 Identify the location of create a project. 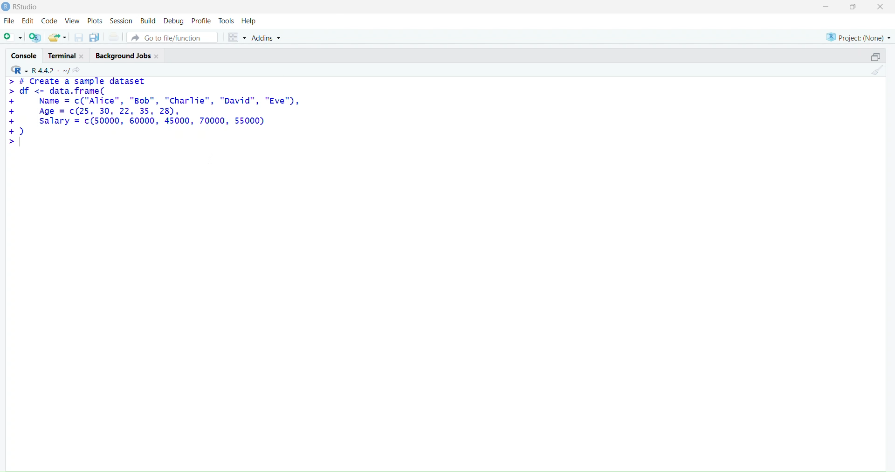
(35, 37).